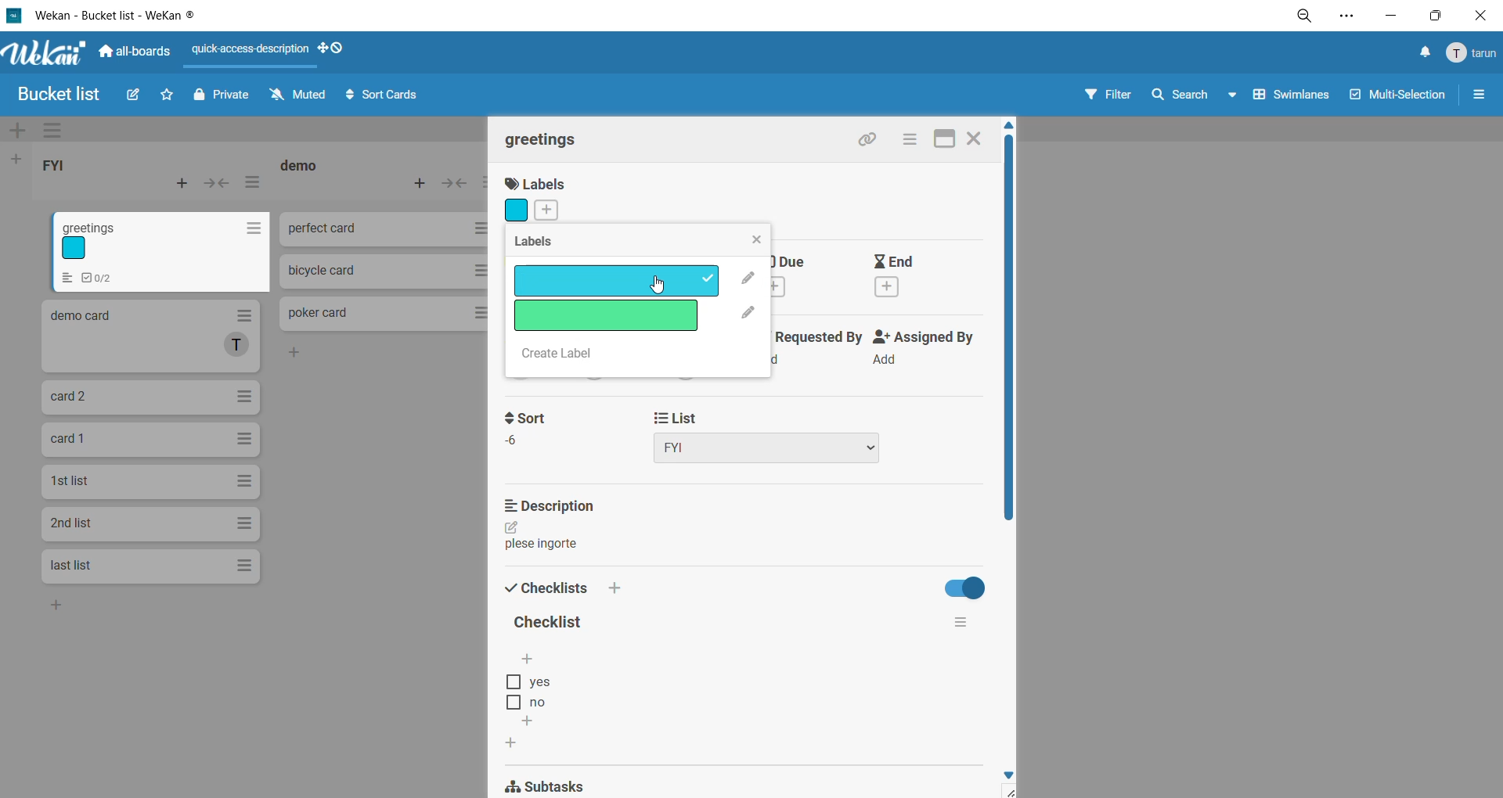 This screenshot has width=1503, height=798. Describe the element at coordinates (1426, 52) in the screenshot. I see `notifications` at that location.